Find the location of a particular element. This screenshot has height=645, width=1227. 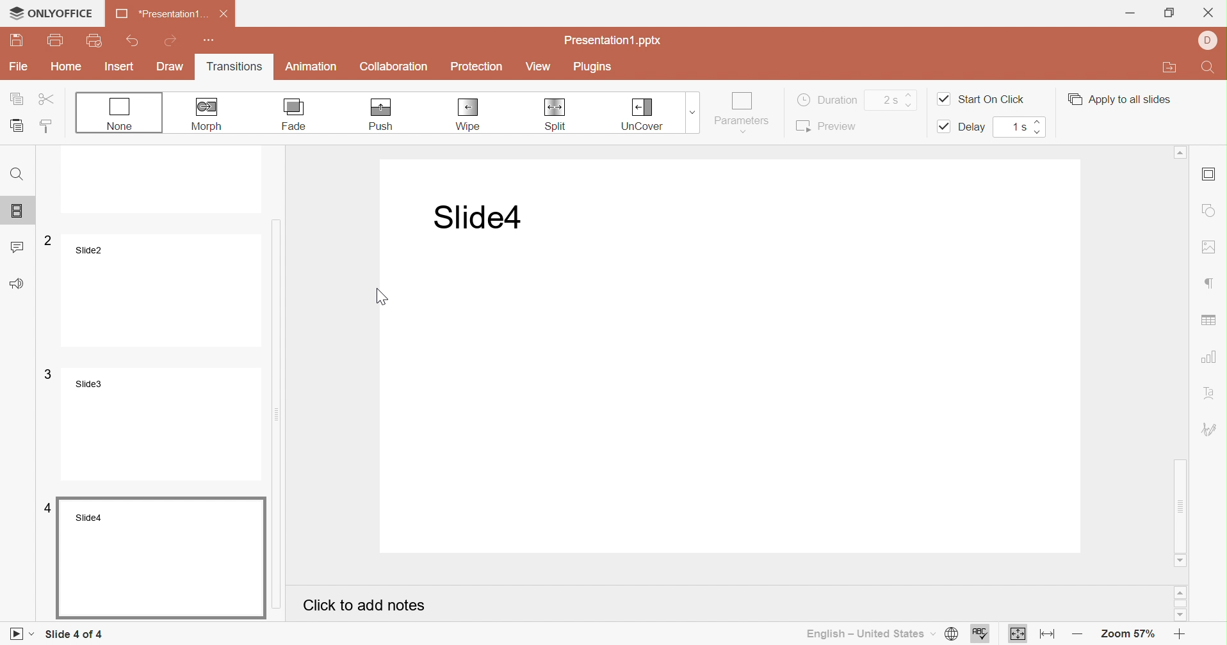

Slides is located at coordinates (16, 211).